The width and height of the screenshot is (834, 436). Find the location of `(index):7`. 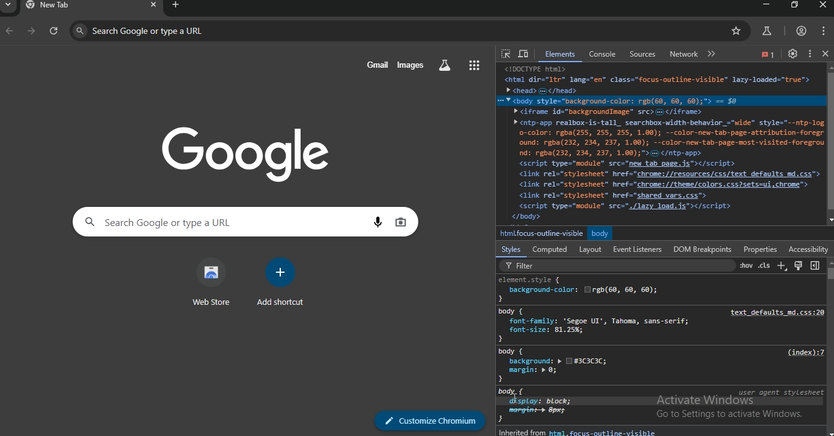

(index):7 is located at coordinates (804, 353).